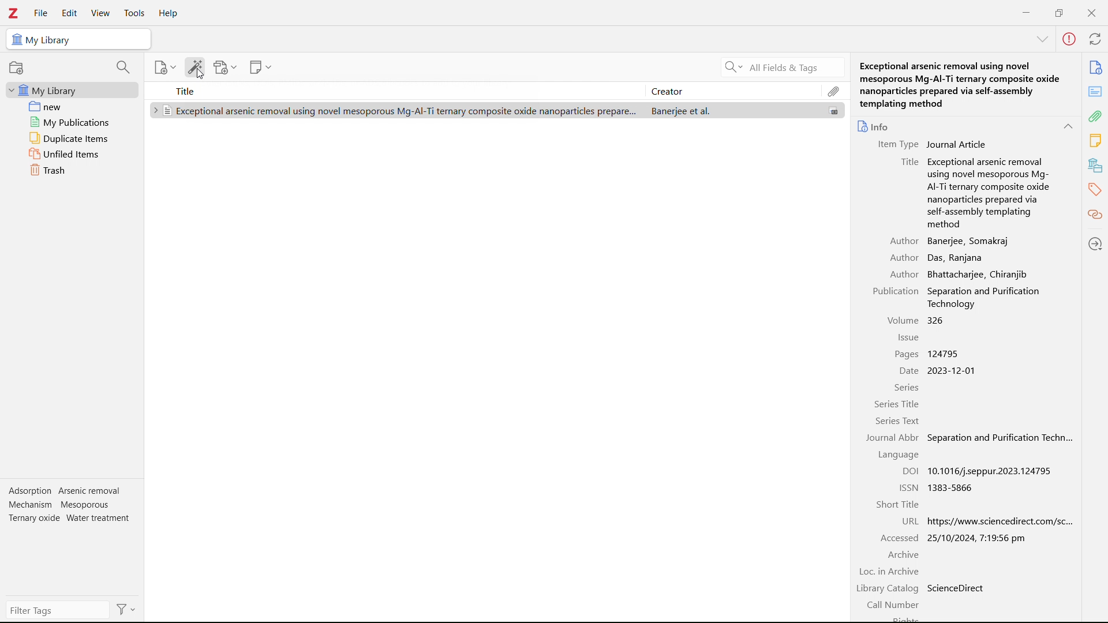 The width and height of the screenshot is (1108, 623). Describe the element at coordinates (169, 14) in the screenshot. I see `help` at that location.